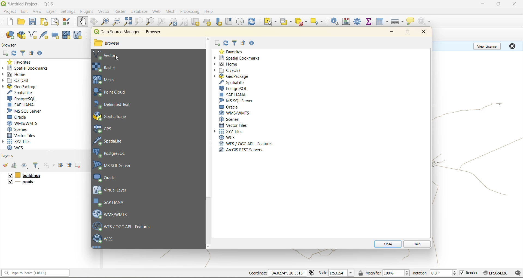 The image size is (523, 278). I want to click on spatial lite, so click(112, 140).